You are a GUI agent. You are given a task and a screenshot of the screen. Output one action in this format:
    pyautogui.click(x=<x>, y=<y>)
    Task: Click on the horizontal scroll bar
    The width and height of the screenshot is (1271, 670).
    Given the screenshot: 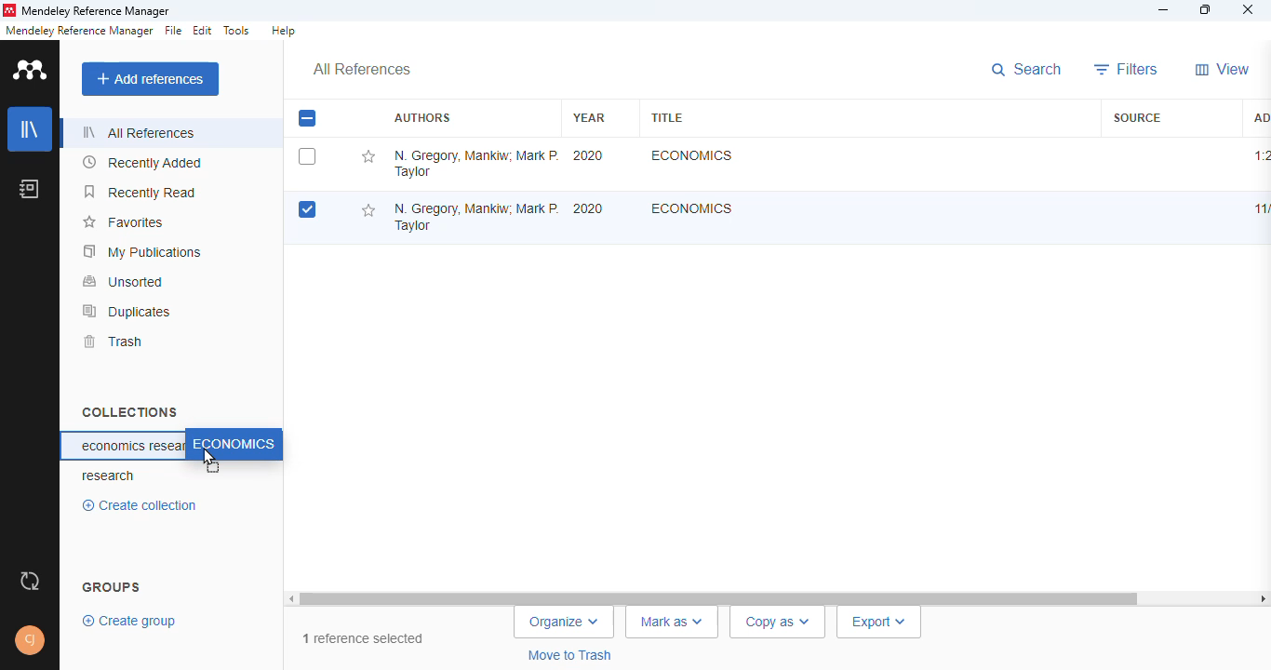 What is the action you would take?
    pyautogui.click(x=778, y=597)
    